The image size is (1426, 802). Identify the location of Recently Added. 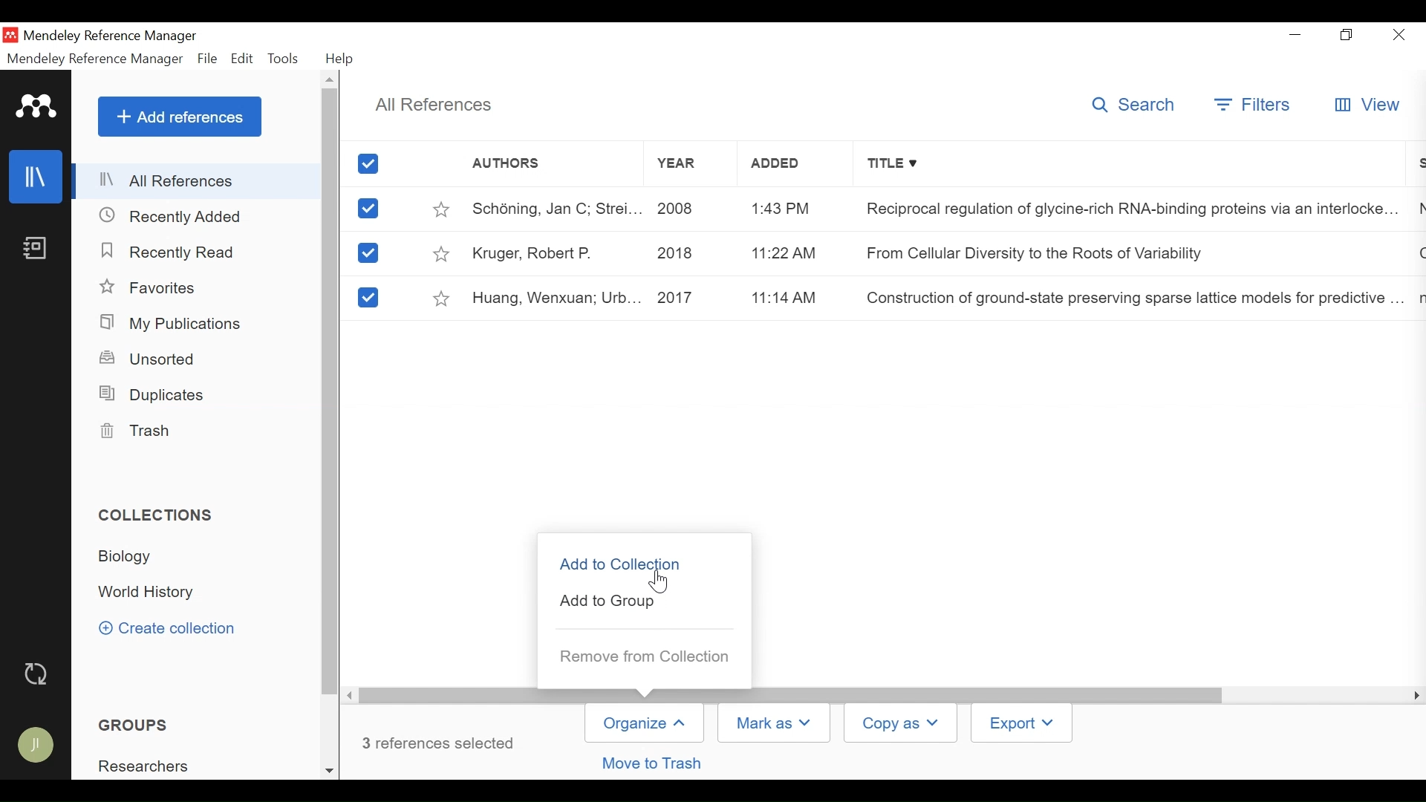
(170, 216).